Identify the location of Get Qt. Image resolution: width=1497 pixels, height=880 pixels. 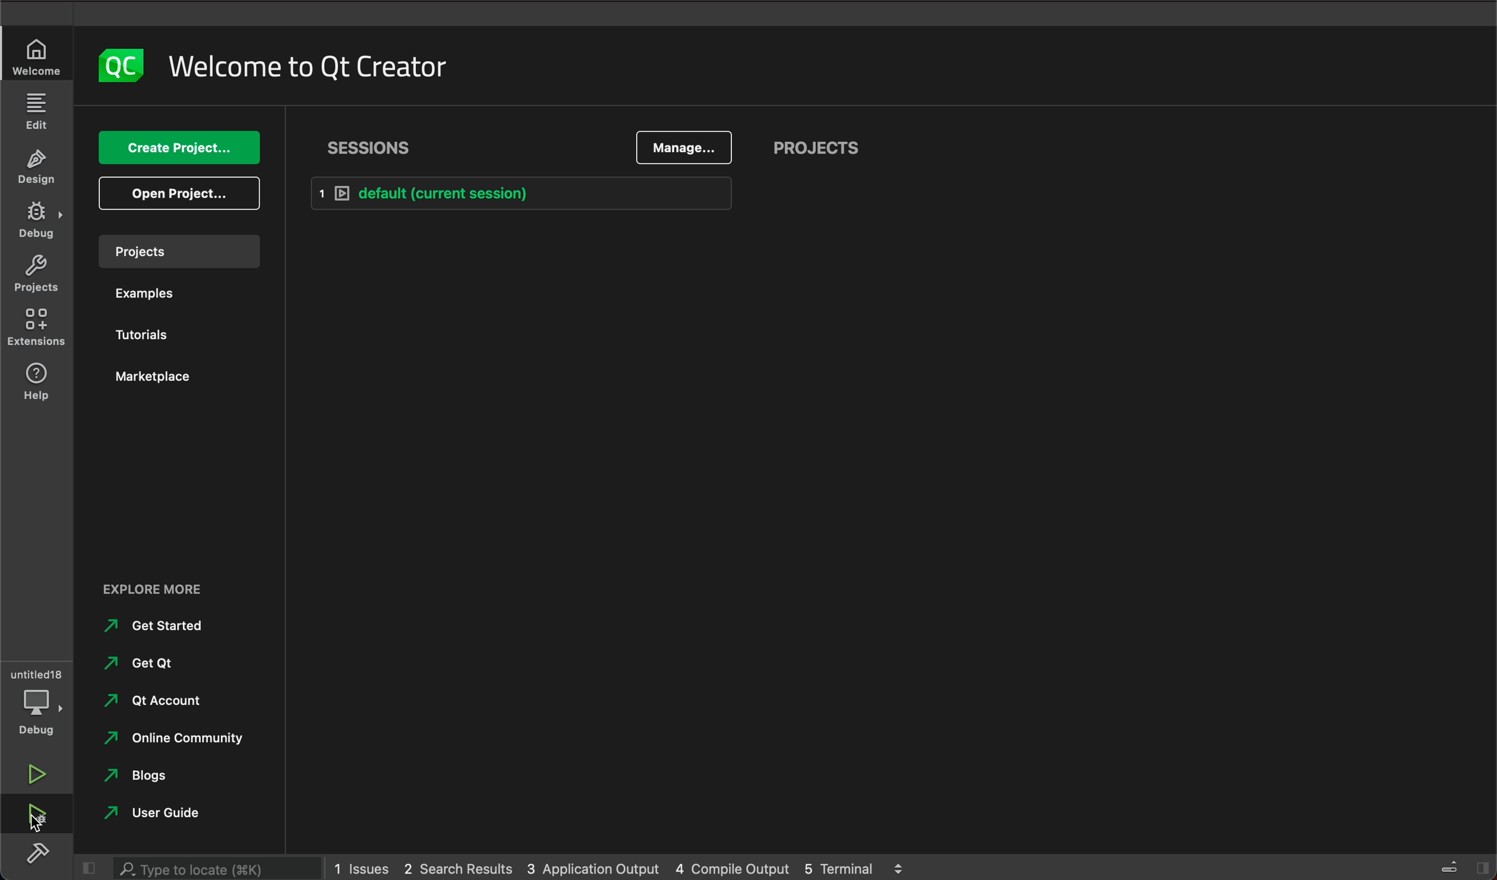
(143, 666).